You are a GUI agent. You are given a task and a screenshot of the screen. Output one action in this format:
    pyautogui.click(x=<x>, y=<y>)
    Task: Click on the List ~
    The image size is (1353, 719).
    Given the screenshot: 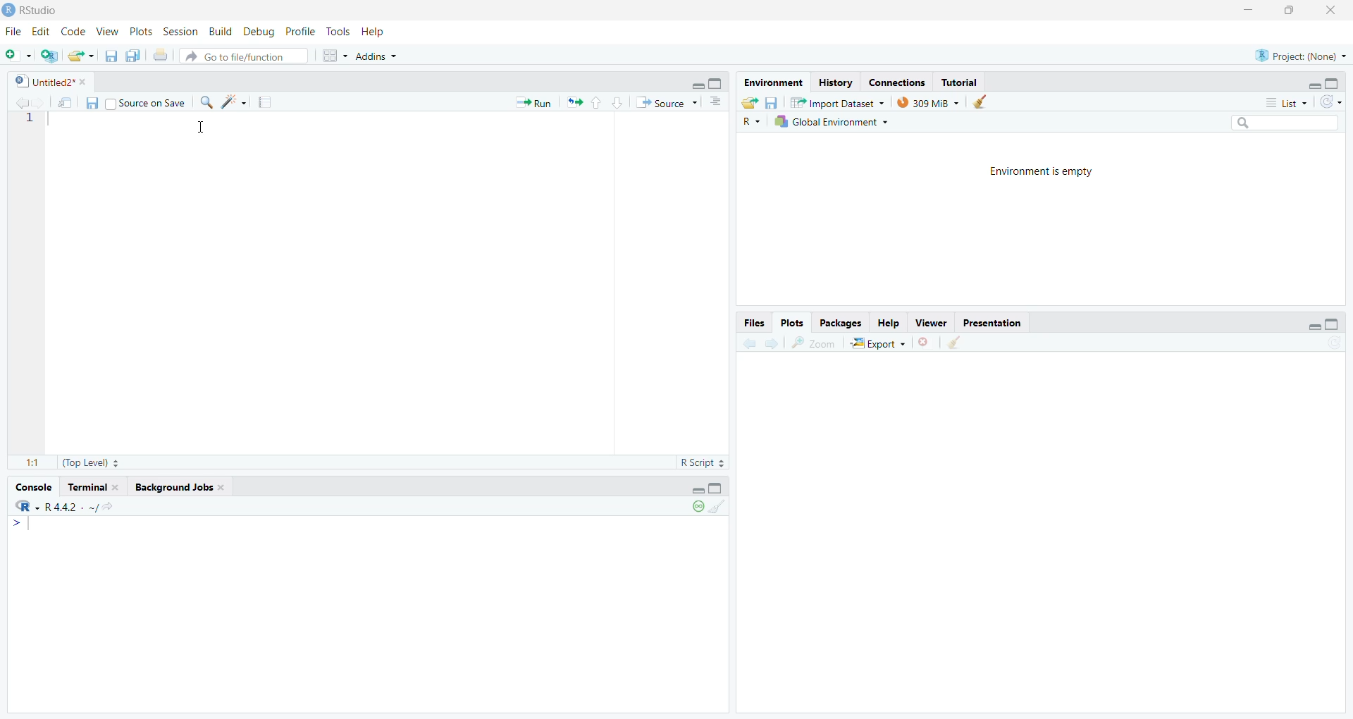 What is the action you would take?
    pyautogui.click(x=1281, y=102)
    